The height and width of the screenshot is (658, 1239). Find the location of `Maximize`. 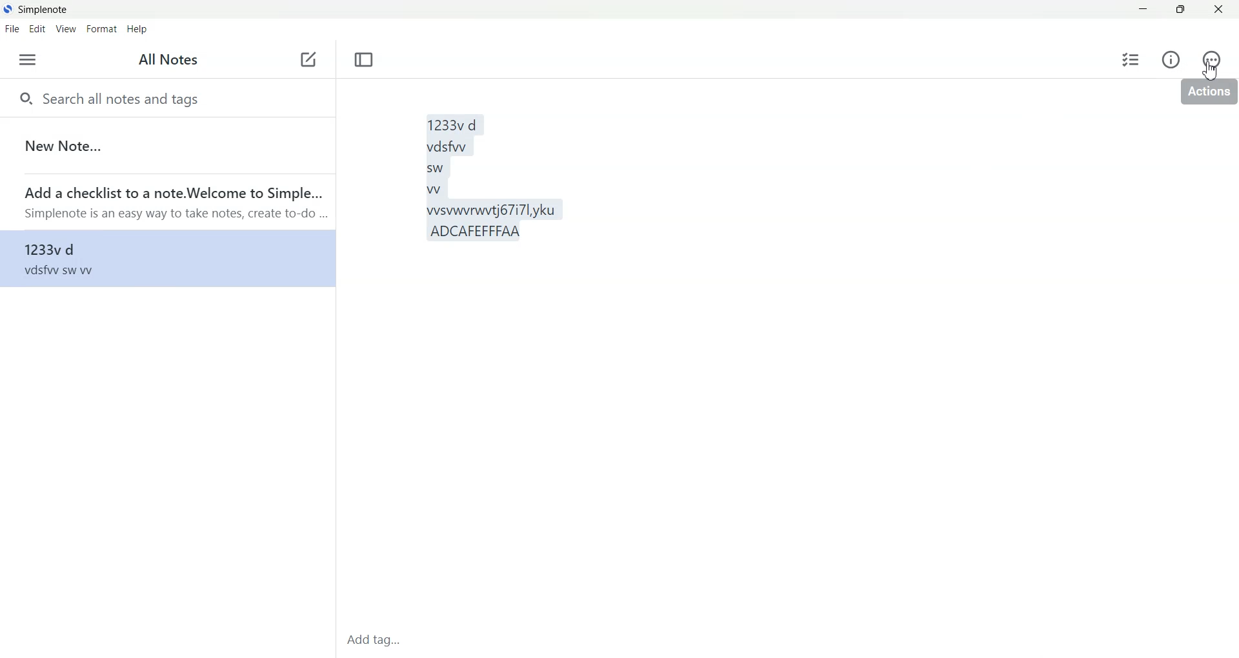

Maximize is located at coordinates (1182, 10).